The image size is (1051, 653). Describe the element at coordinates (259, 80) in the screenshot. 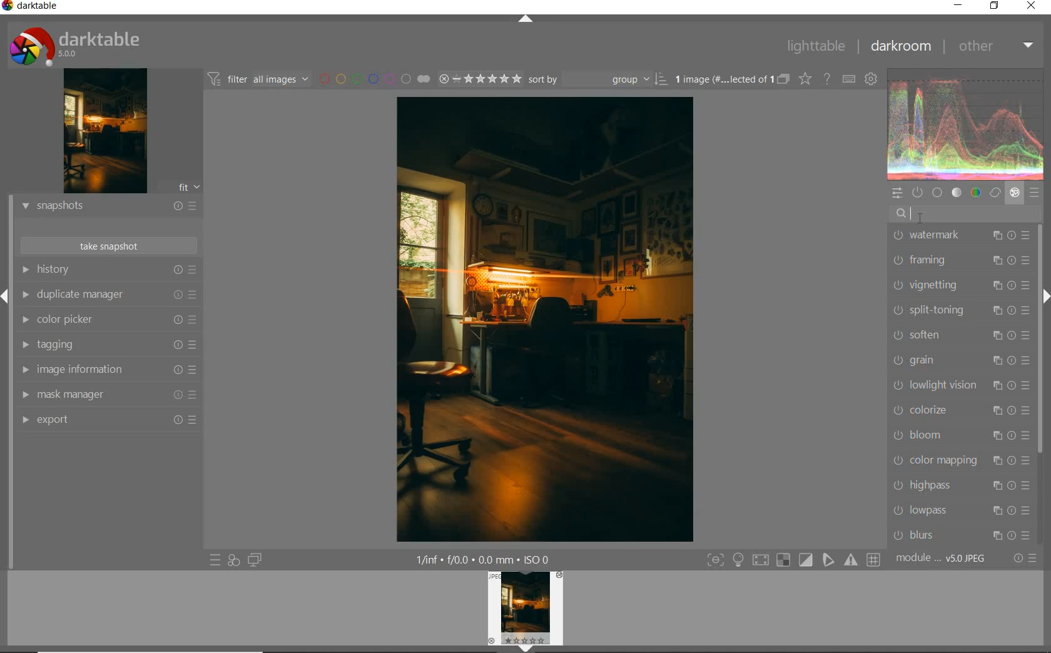

I see `filter images based on their modules` at that location.